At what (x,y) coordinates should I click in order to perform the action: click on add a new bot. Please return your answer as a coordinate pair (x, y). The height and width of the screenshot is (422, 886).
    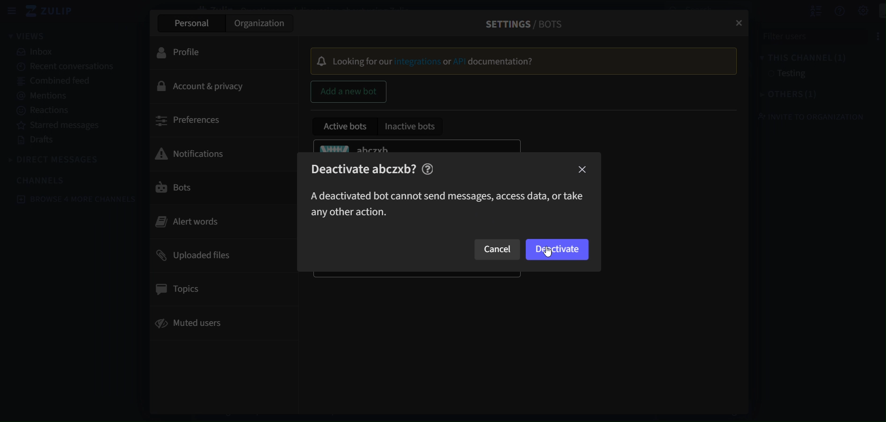
    Looking at the image, I should click on (349, 91).